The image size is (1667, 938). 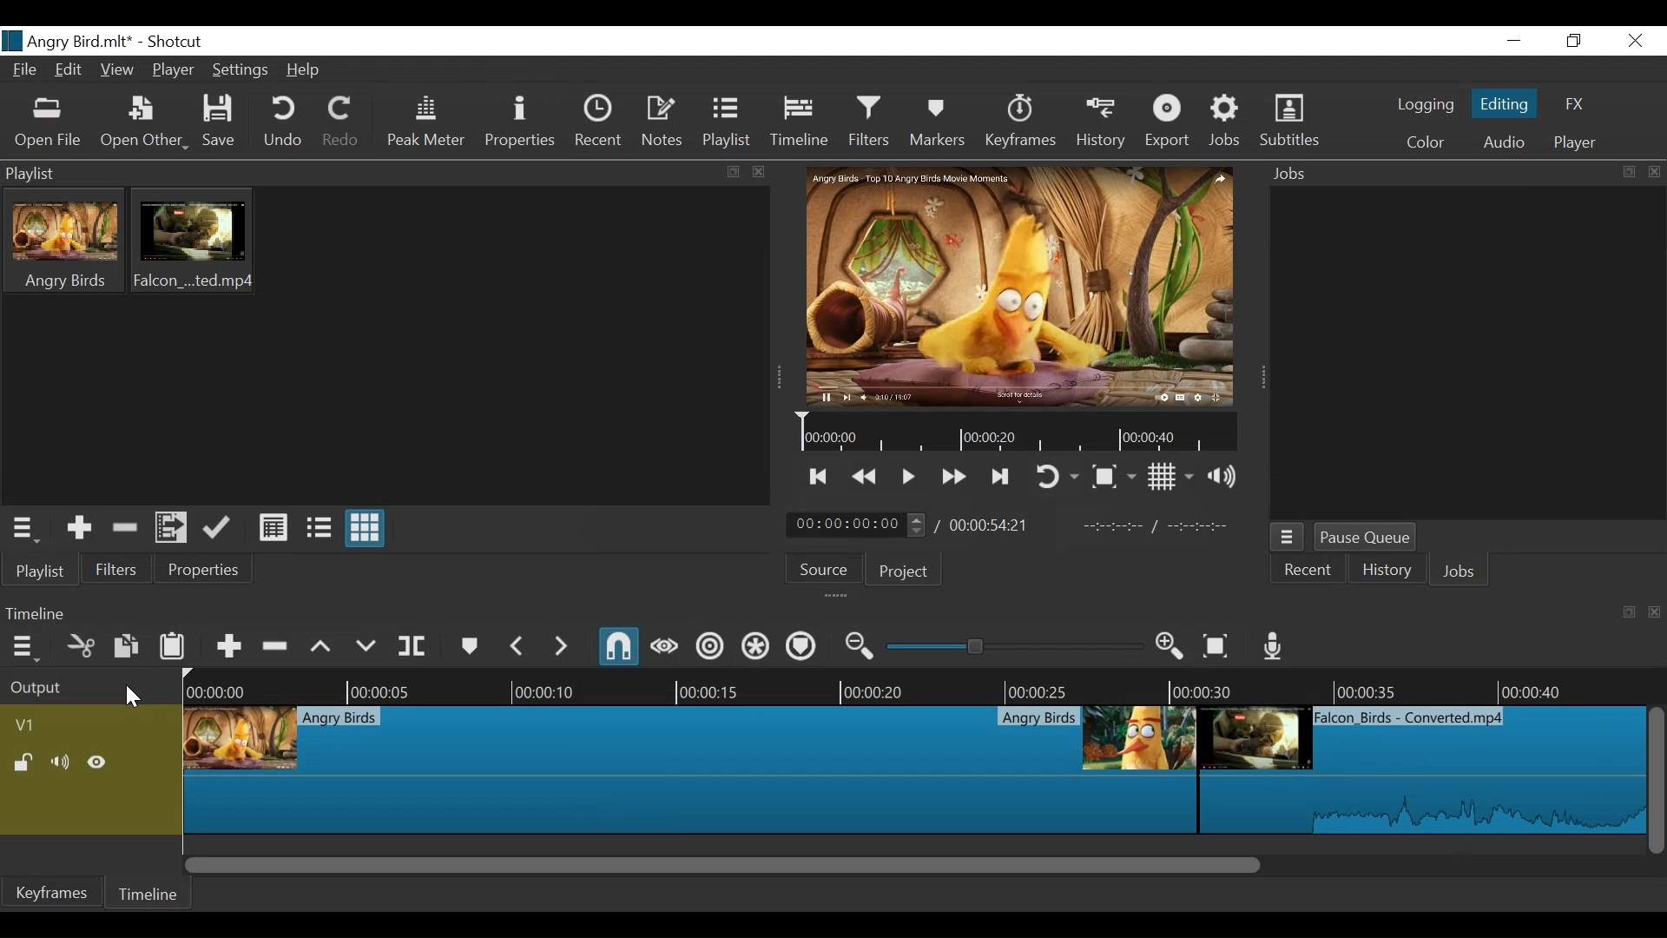 What do you see at coordinates (821, 476) in the screenshot?
I see `Skip to the previous point` at bounding box center [821, 476].